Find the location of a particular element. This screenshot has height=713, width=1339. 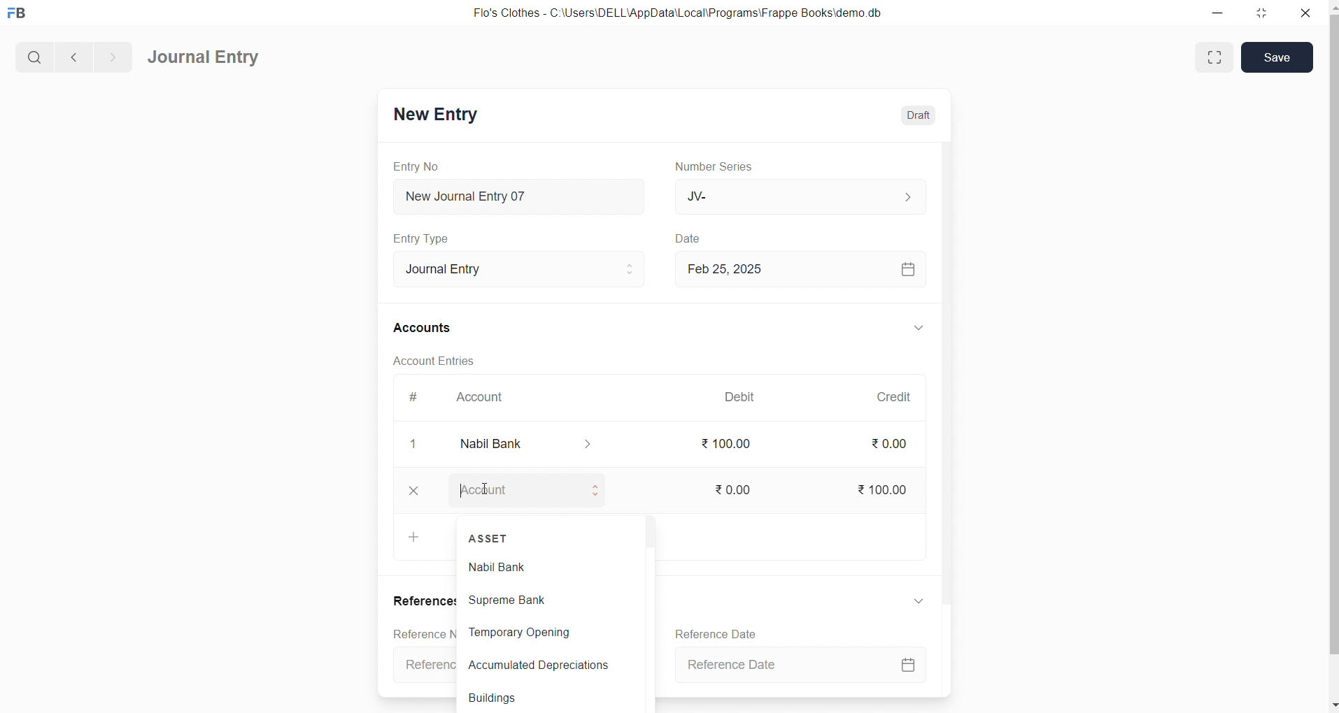

Buildings is located at coordinates (542, 695).